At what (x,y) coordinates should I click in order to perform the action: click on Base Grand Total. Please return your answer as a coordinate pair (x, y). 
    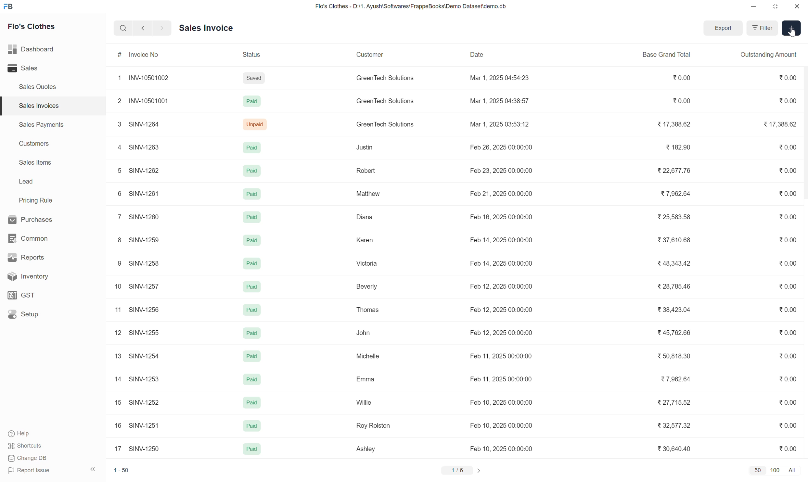
    Looking at the image, I should click on (668, 55).